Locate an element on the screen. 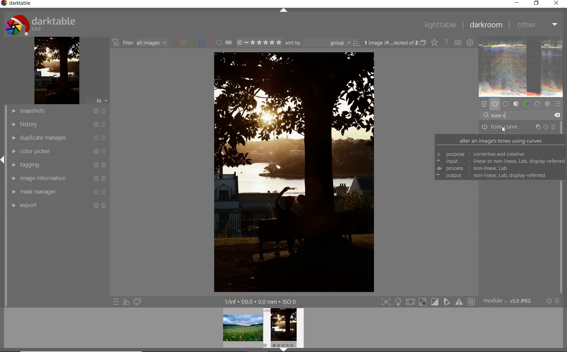 Image resolution: width=567 pixels, height=352 pixels. image information is located at coordinates (57, 178).